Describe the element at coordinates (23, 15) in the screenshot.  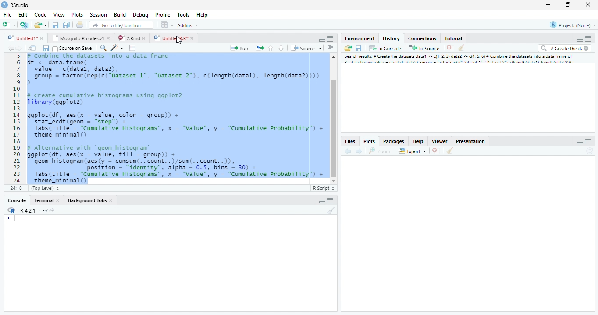
I see `Edit` at that location.